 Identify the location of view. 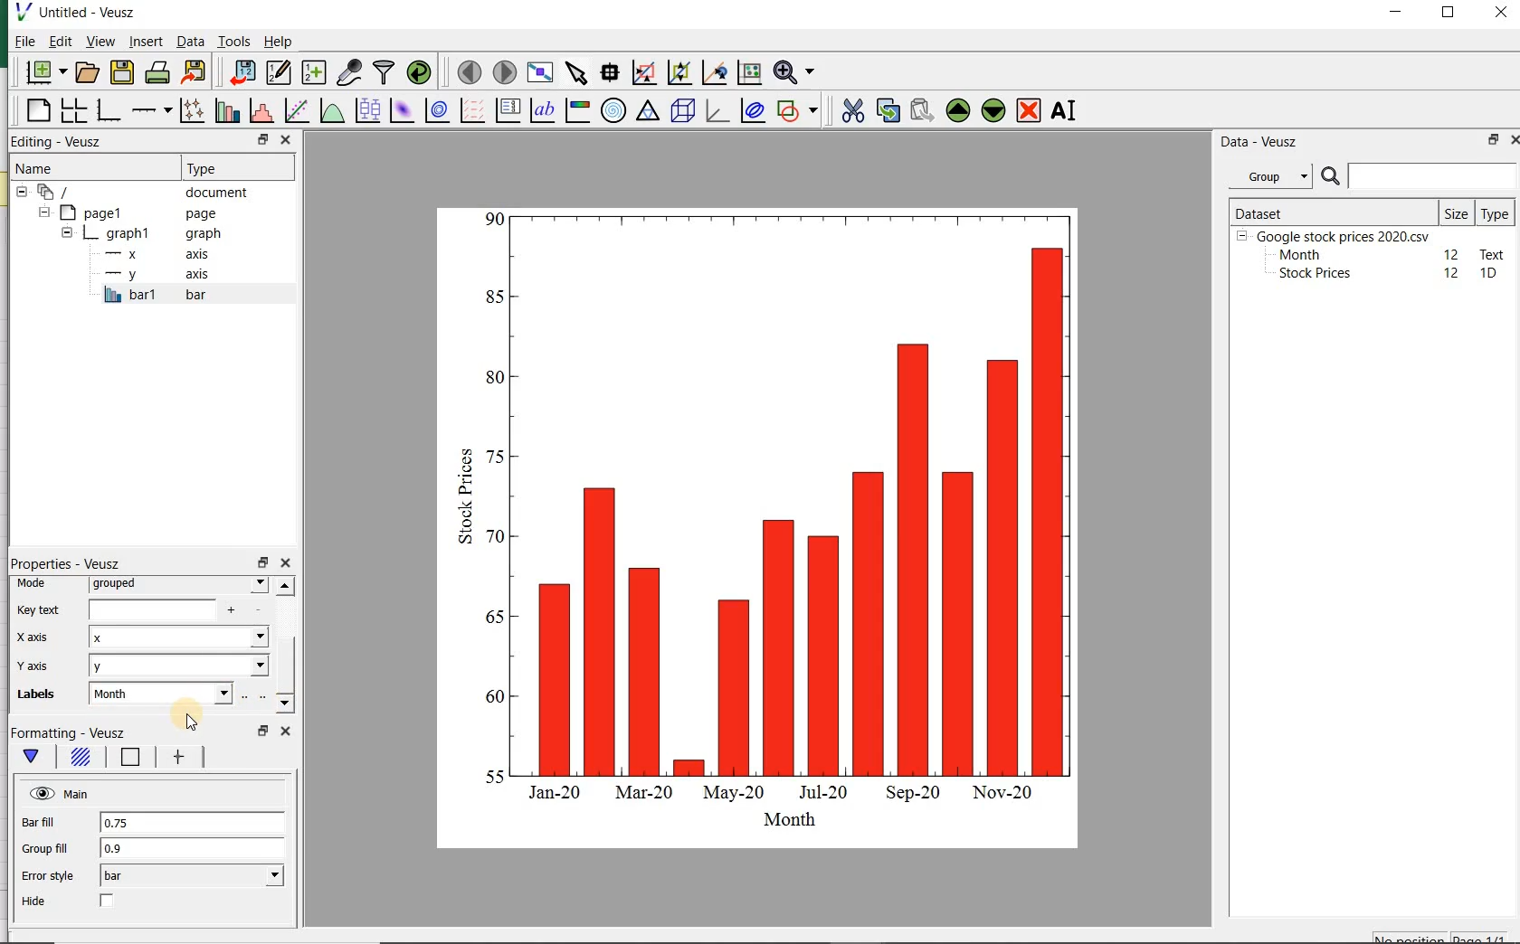
(100, 42).